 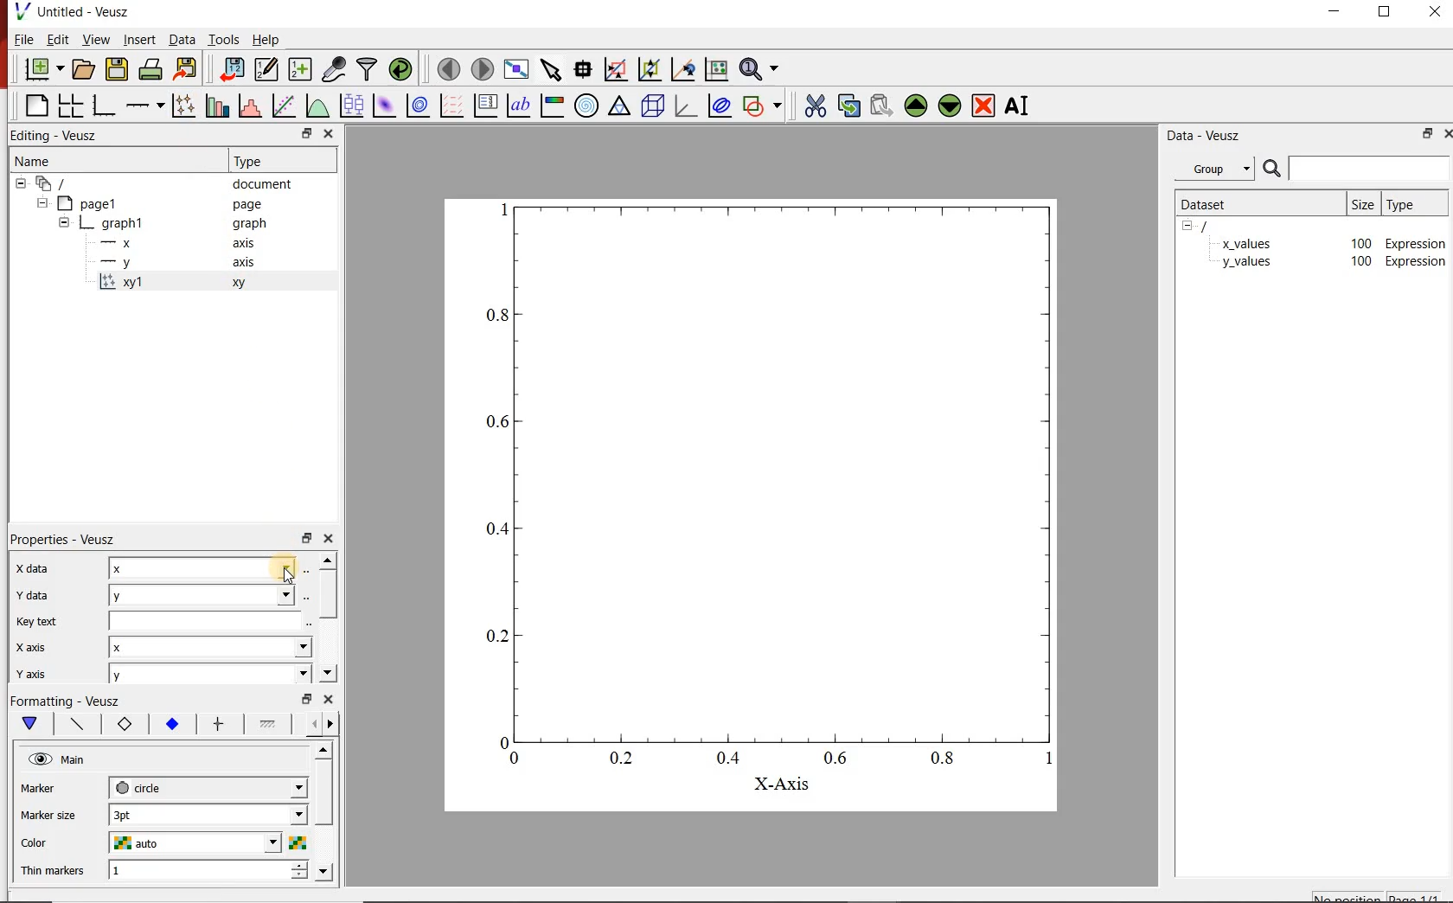 What do you see at coordinates (983, 108) in the screenshot?
I see `remove the selected widget` at bounding box center [983, 108].